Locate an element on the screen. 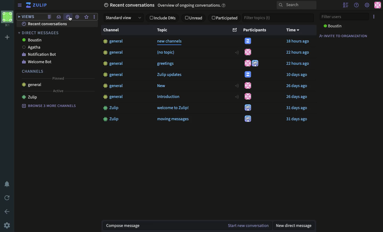 The image size is (383, 232). Star is located at coordinates (87, 18).